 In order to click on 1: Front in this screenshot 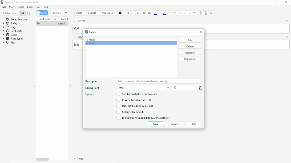, I will do `click(91, 40)`.